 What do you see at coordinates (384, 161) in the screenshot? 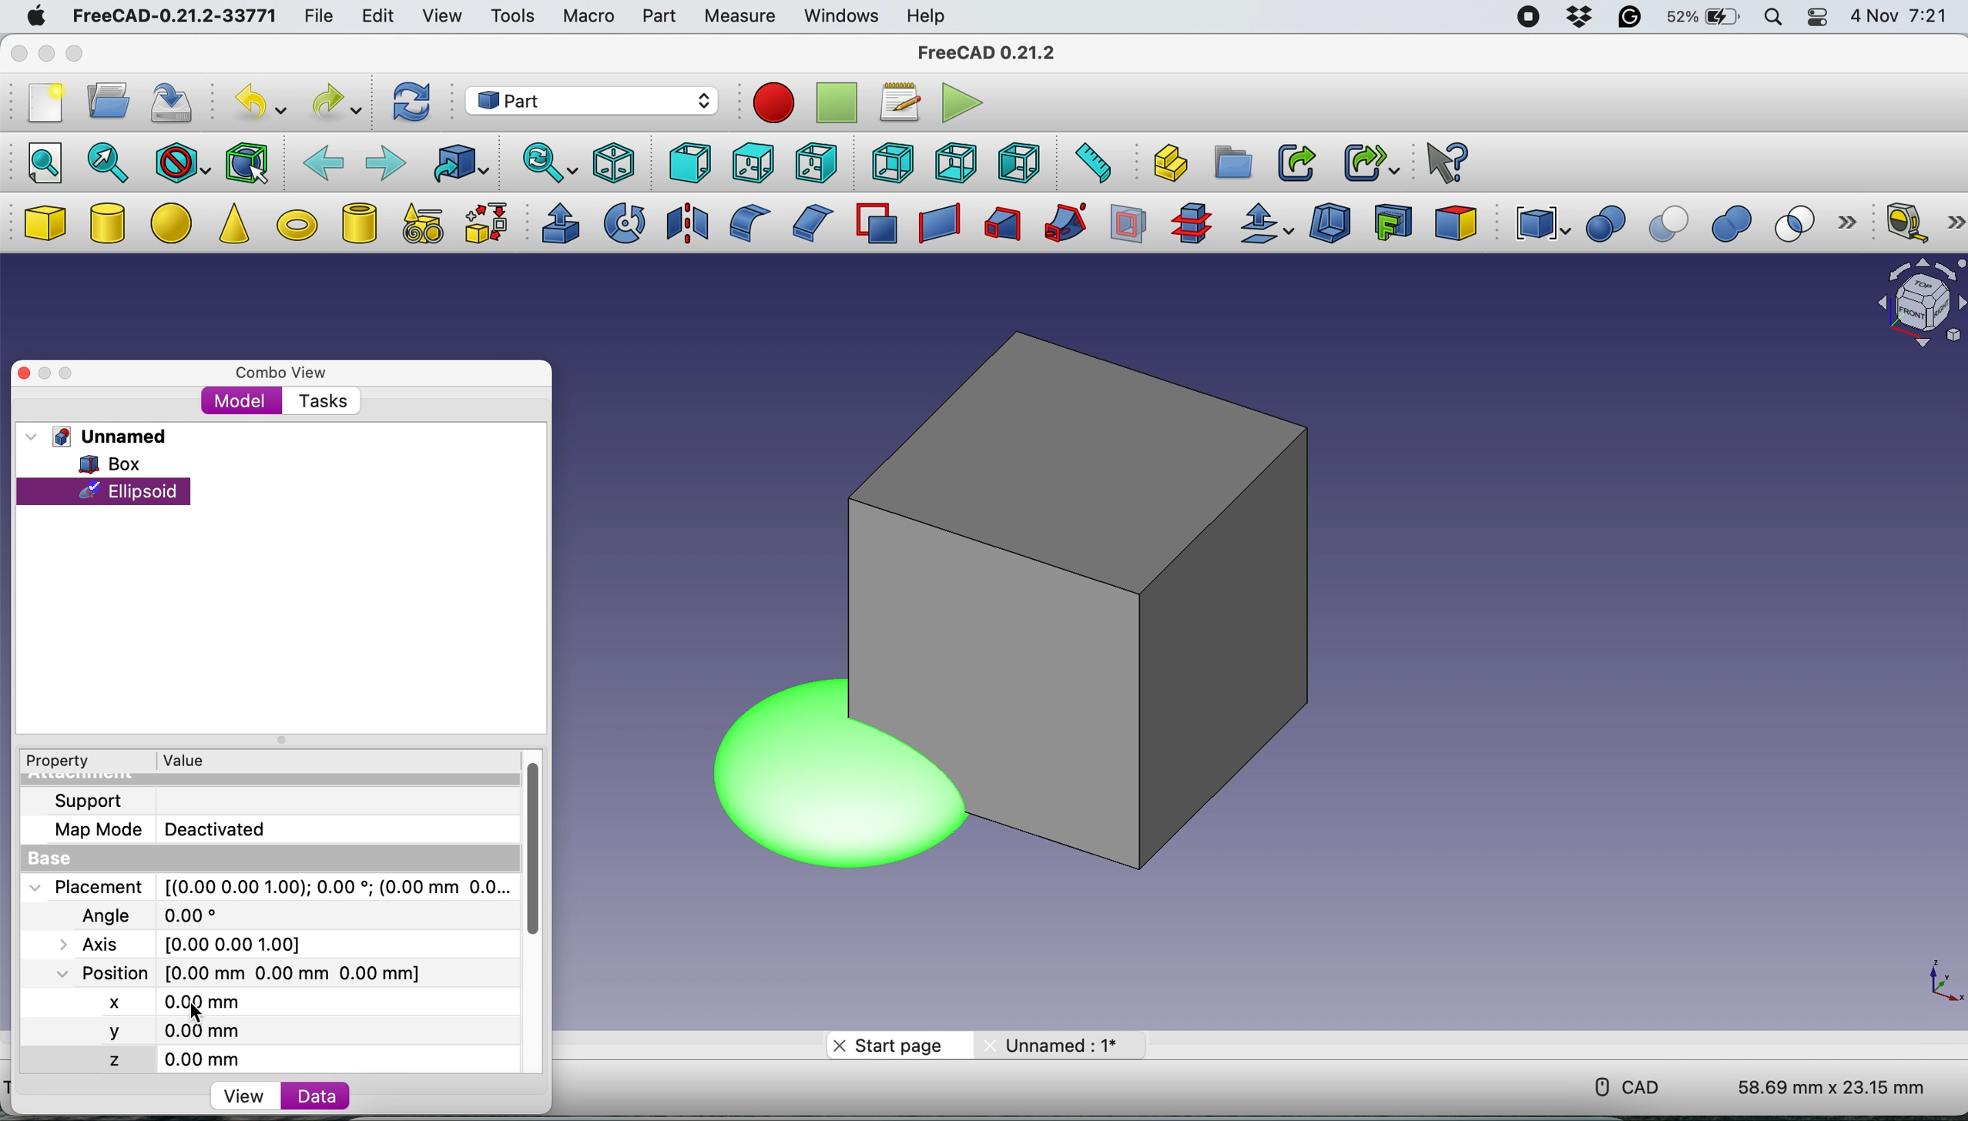
I see `forward` at bounding box center [384, 161].